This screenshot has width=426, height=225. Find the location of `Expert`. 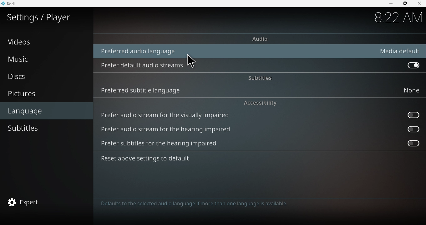

Expert is located at coordinates (44, 203).